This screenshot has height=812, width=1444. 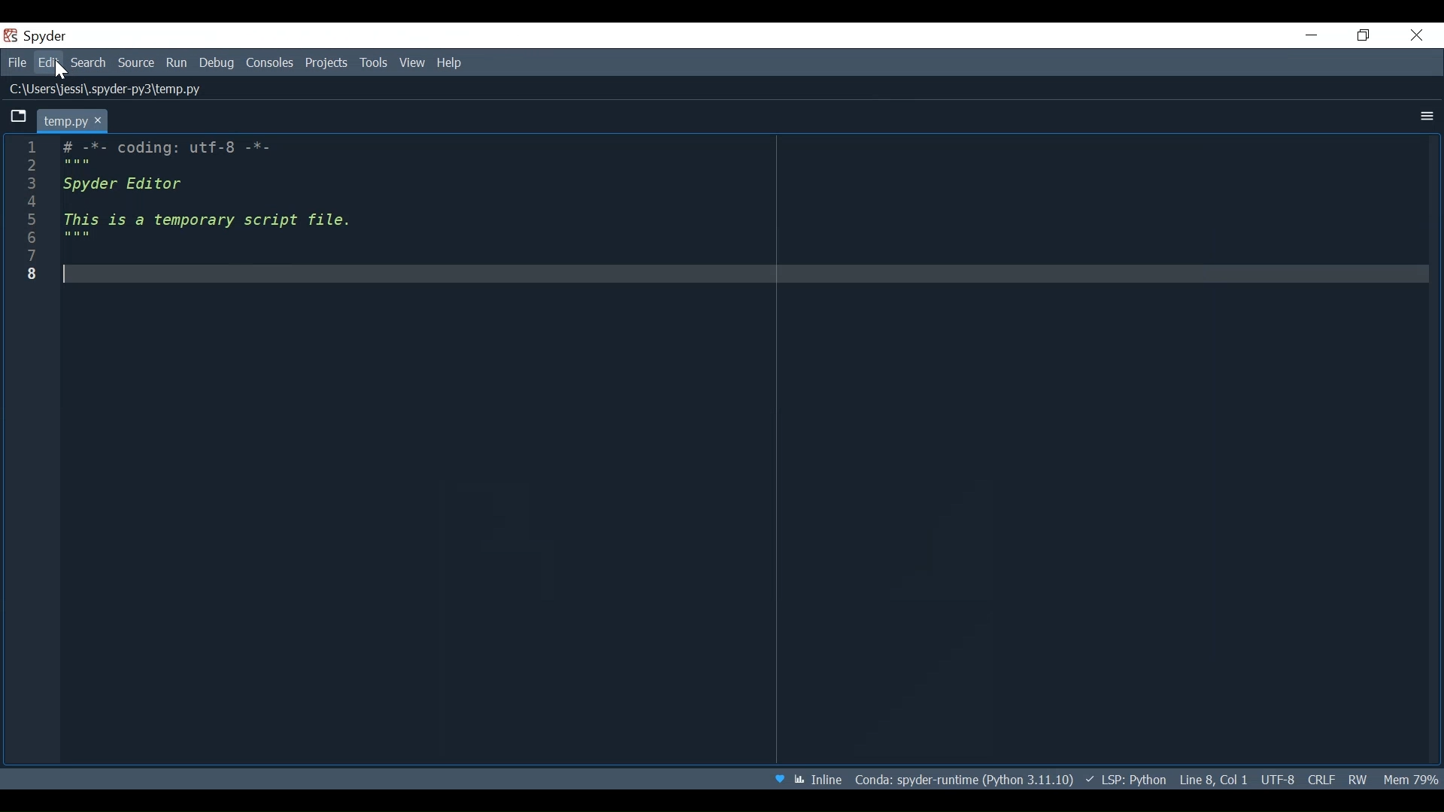 What do you see at coordinates (454, 64) in the screenshot?
I see `Help` at bounding box center [454, 64].